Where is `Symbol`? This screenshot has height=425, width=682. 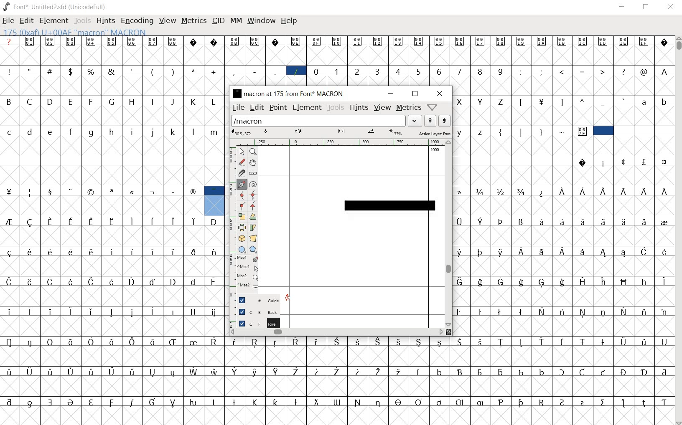 Symbol is located at coordinates (459, 401).